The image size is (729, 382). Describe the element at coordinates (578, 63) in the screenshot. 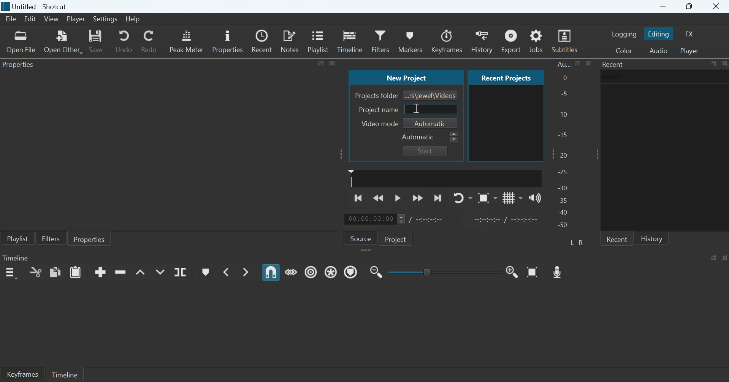

I see `Maximize` at that location.